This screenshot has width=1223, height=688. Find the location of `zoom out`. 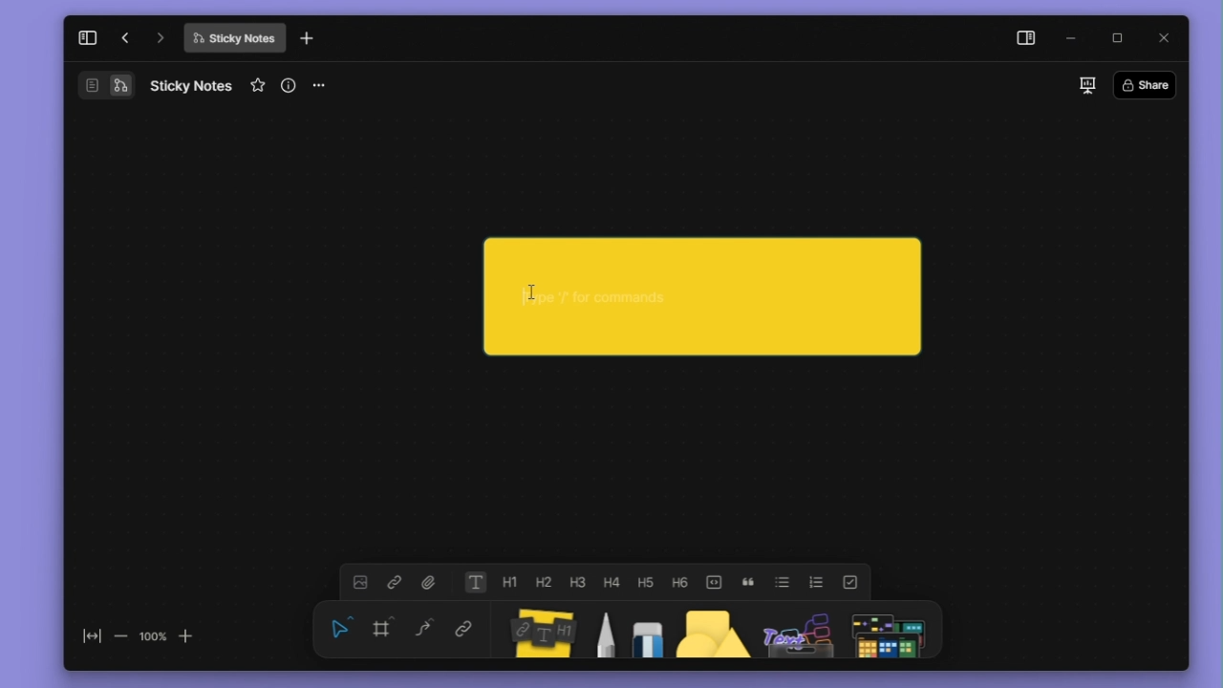

zoom out is located at coordinates (120, 632).